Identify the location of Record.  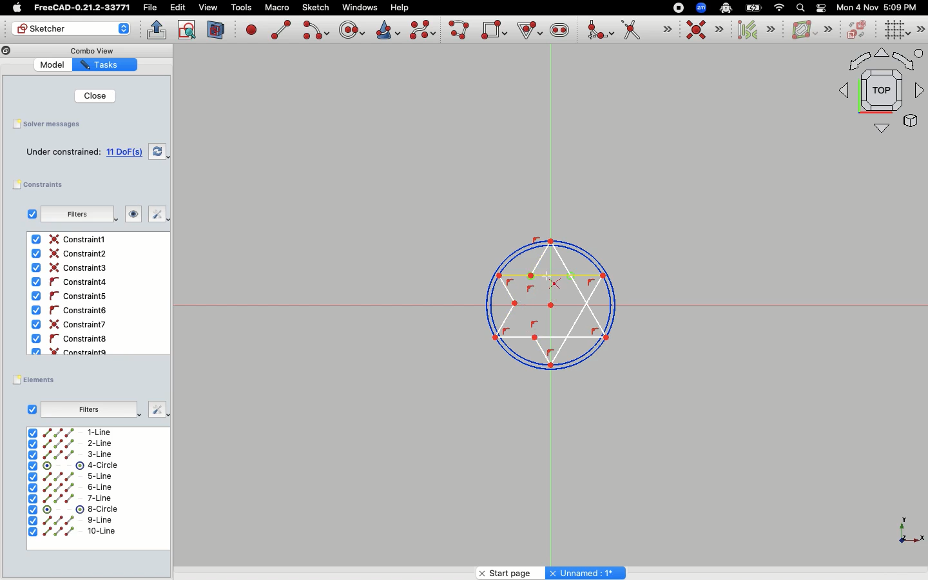
(675, 7).